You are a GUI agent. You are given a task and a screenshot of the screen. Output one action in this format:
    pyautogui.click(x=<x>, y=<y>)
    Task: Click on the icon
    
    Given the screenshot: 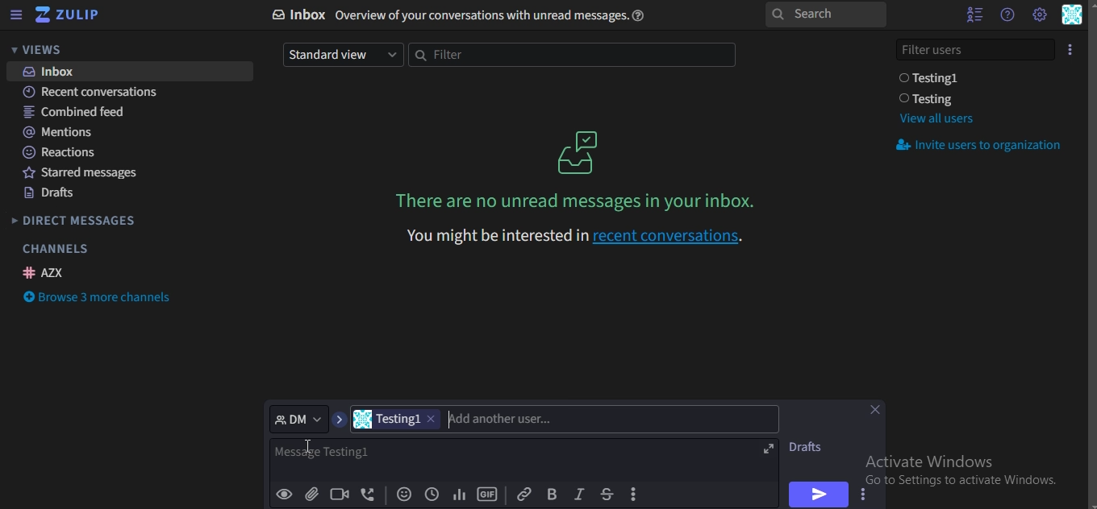 What is the action you would take?
    pyautogui.click(x=580, y=151)
    